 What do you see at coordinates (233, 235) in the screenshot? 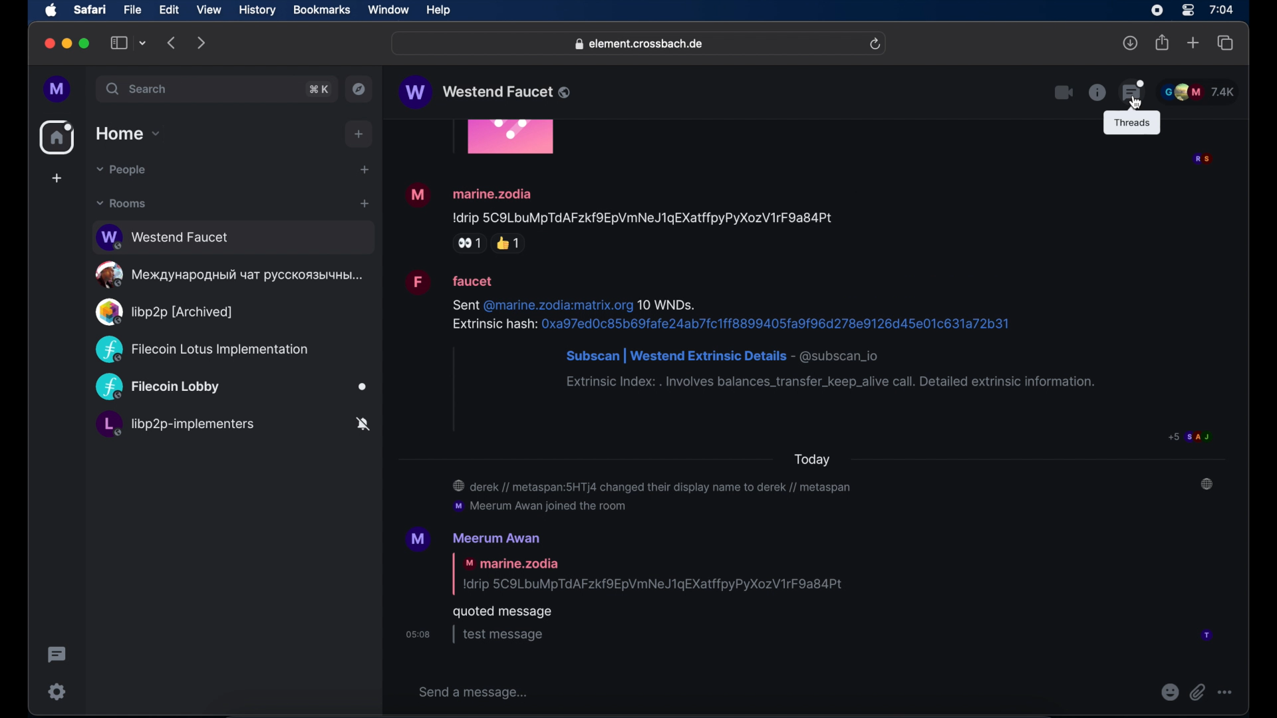
I see `Westend Faucet` at bounding box center [233, 235].